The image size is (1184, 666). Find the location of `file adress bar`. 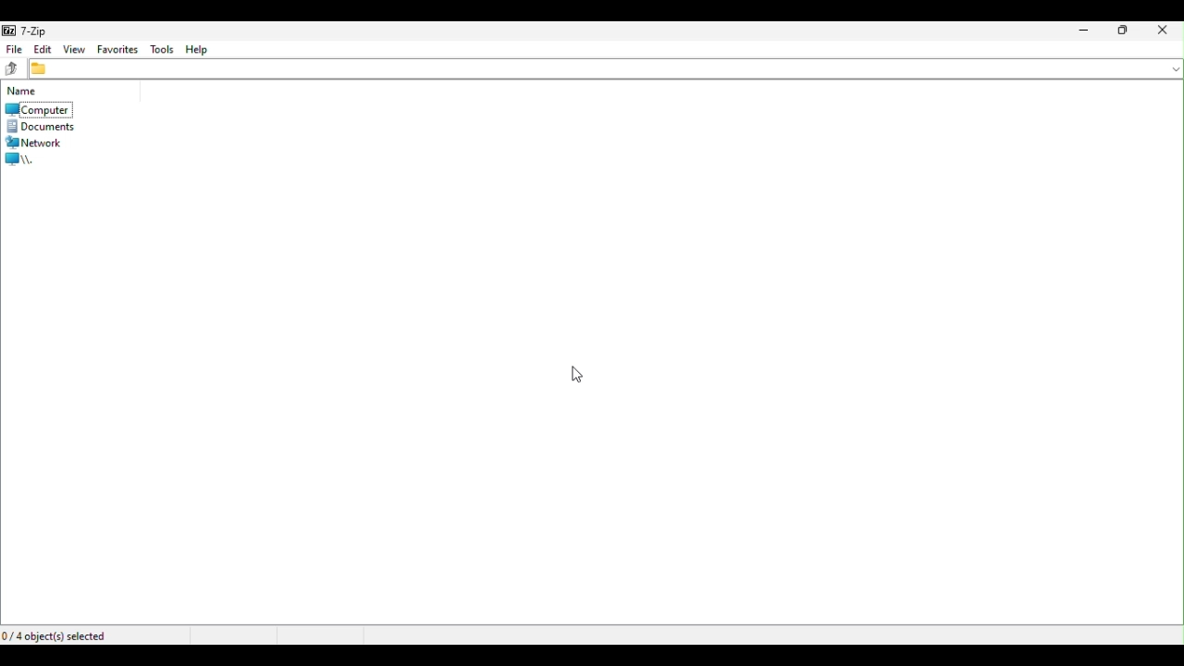

file adress bar is located at coordinates (606, 69).